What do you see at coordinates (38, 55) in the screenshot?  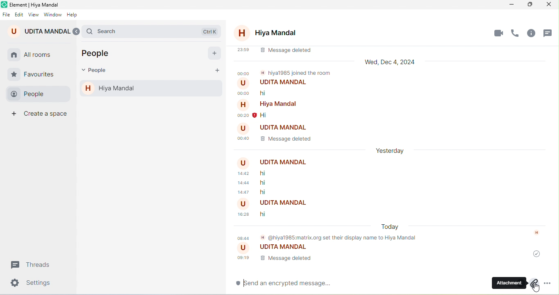 I see `all rooms` at bounding box center [38, 55].